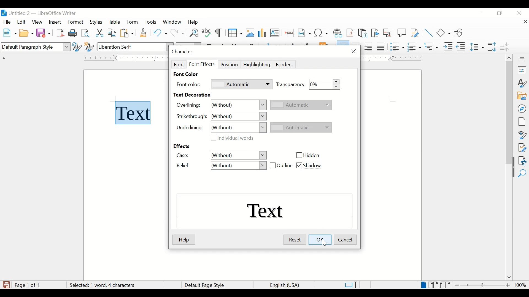 The width and height of the screenshot is (529, 297). Describe the element at coordinates (294, 240) in the screenshot. I see `reset` at that location.